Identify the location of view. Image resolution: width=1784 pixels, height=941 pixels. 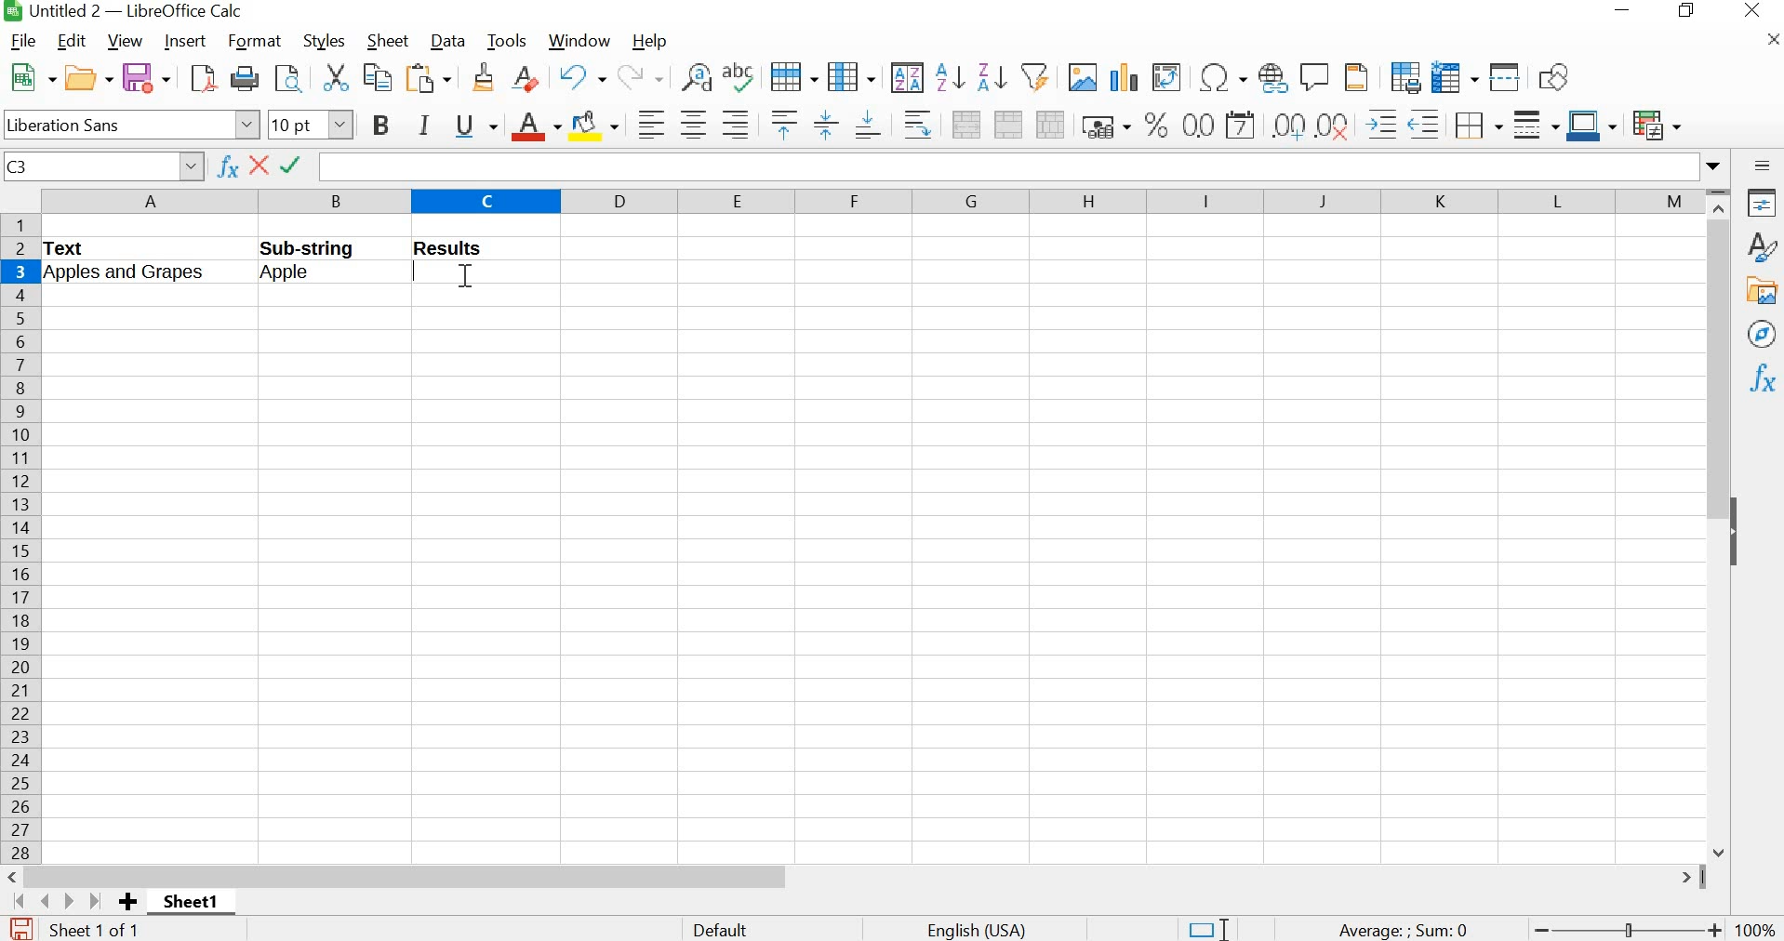
(122, 40).